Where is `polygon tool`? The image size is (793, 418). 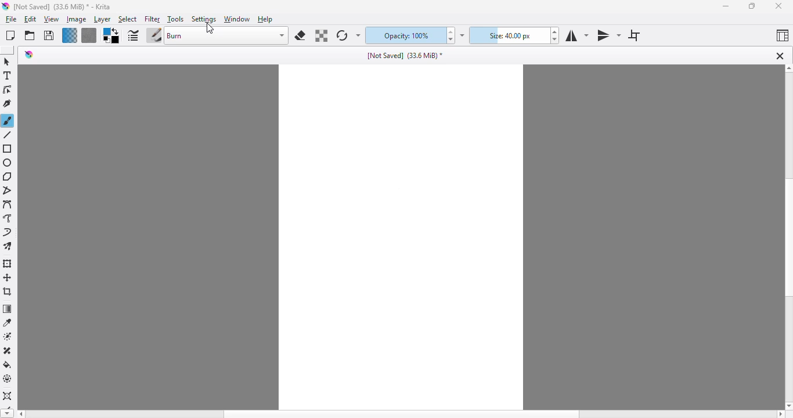 polygon tool is located at coordinates (8, 176).